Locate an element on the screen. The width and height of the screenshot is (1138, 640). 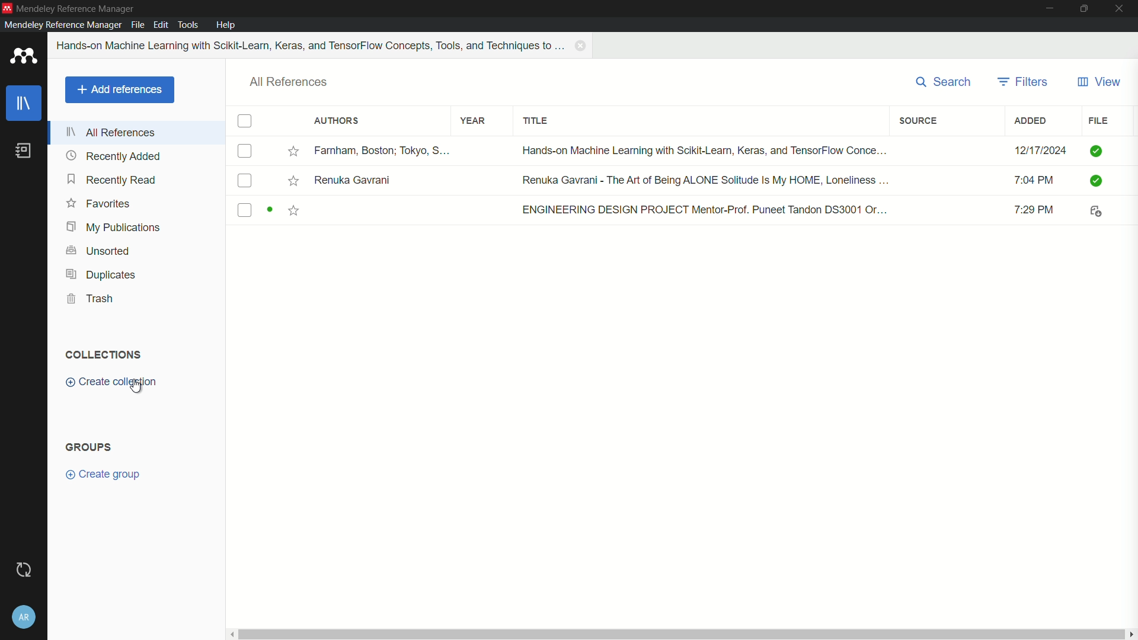
create collection is located at coordinates (111, 385).